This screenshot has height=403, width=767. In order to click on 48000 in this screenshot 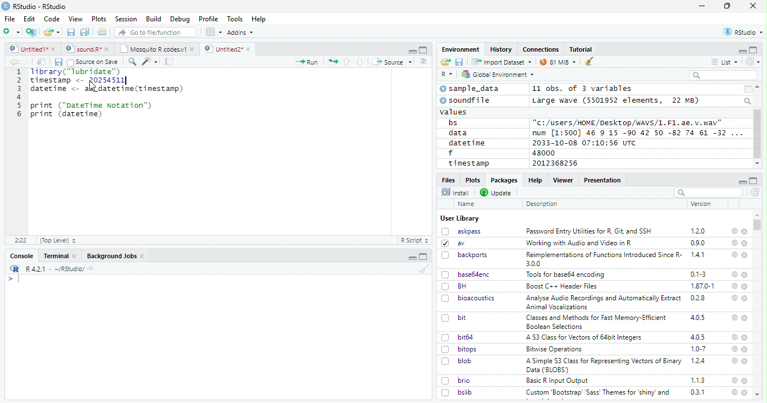, I will do `click(542, 153)`.